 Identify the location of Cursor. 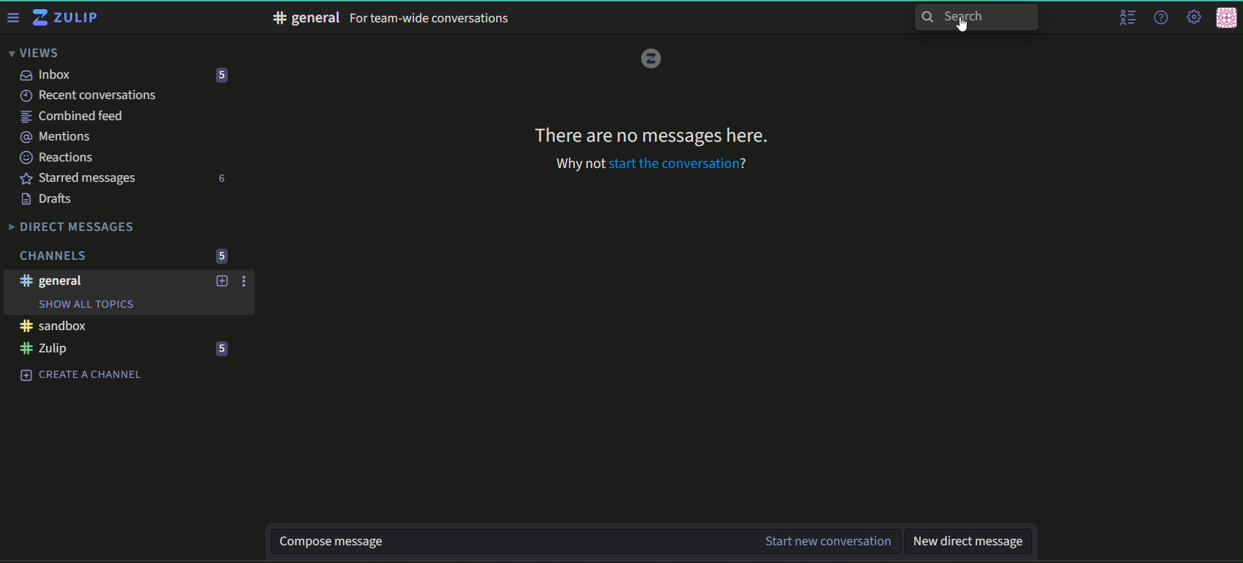
(965, 26).